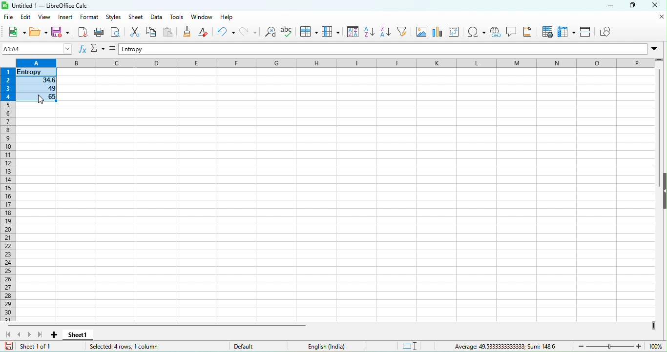 The width and height of the screenshot is (667, 352). What do you see at coordinates (168, 33) in the screenshot?
I see `paste` at bounding box center [168, 33].